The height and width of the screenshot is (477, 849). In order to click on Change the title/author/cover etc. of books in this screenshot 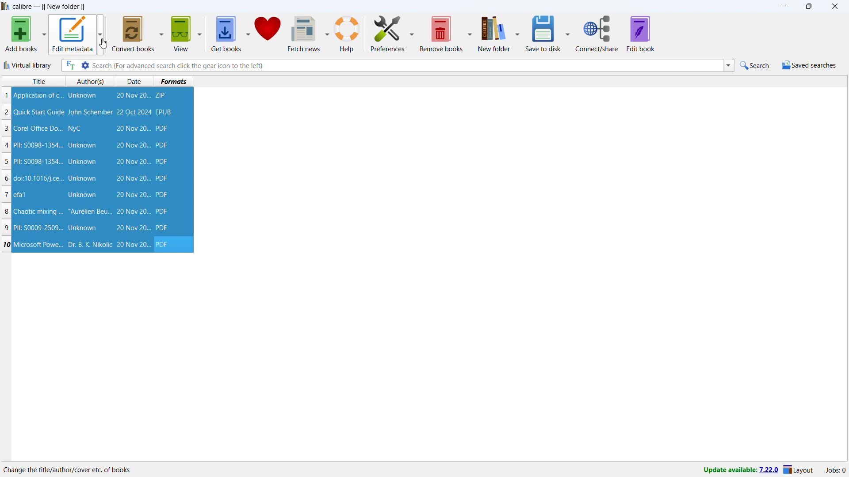, I will do `click(68, 469)`.